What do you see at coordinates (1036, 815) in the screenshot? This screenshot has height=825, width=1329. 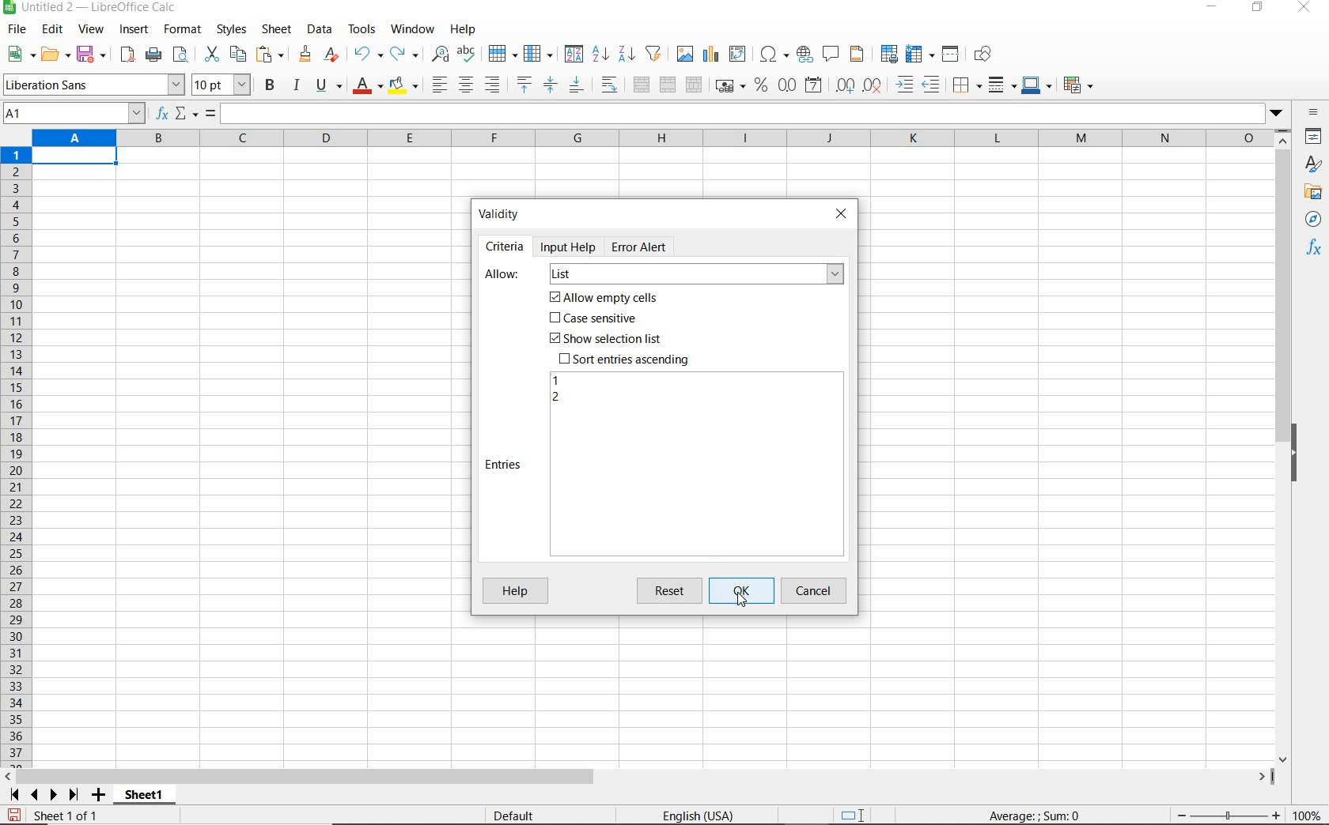 I see `formula` at bounding box center [1036, 815].